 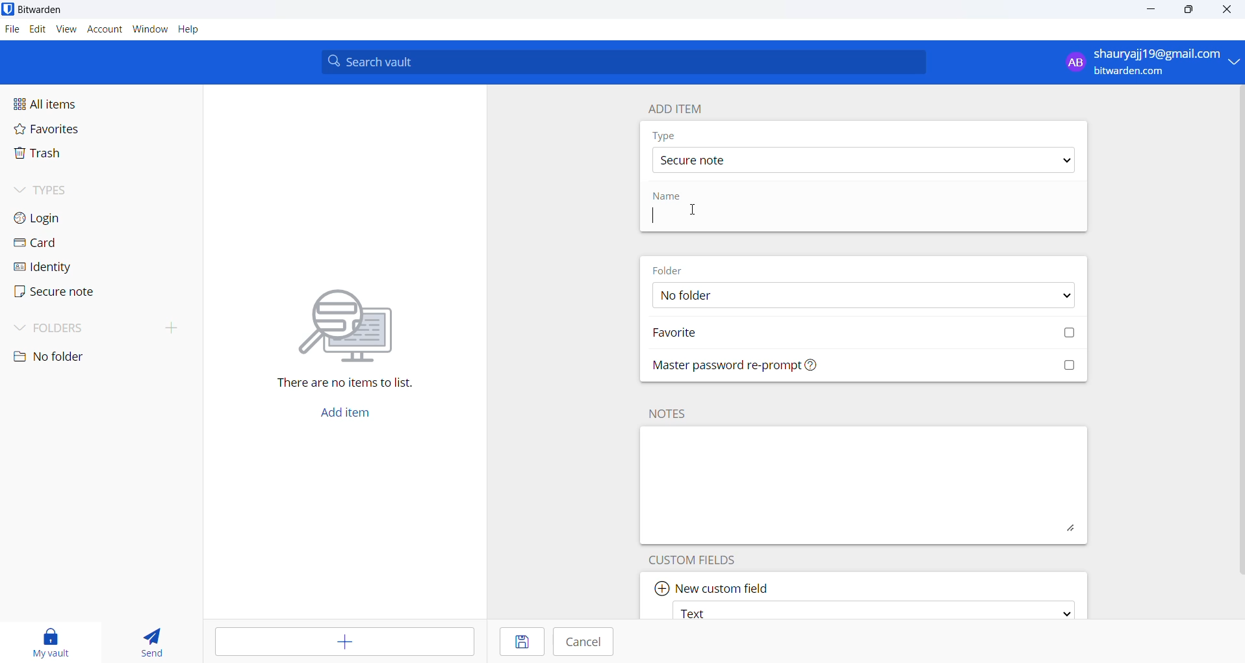 I want to click on no folder, so click(x=77, y=357).